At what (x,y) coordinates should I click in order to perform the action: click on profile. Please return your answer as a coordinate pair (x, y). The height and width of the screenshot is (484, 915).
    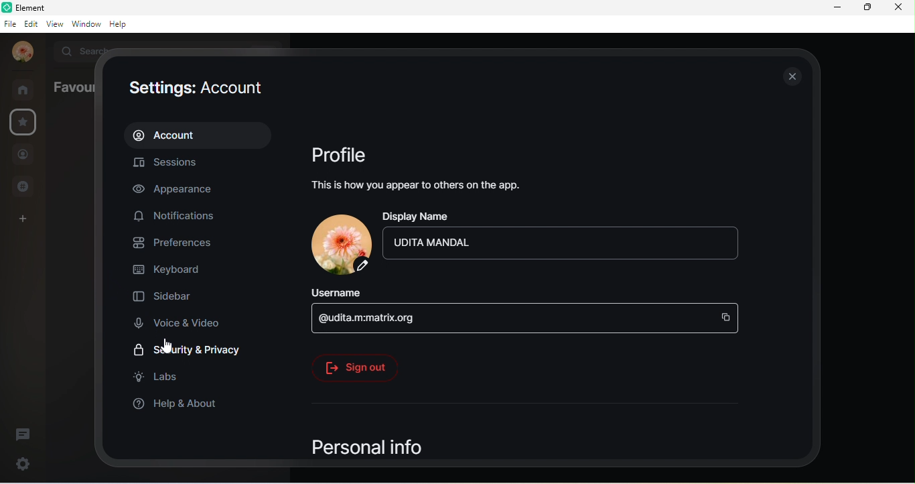
    Looking at the image, I should click on (341, 152).